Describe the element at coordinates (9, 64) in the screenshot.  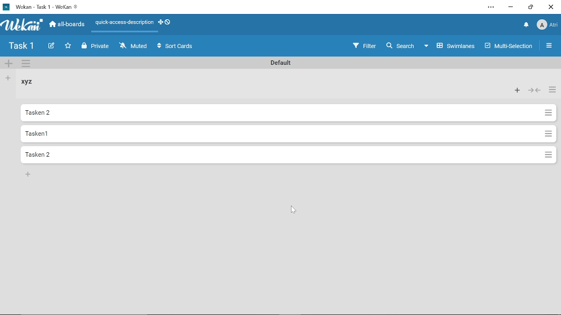
I see `Add swimlane` at that location.